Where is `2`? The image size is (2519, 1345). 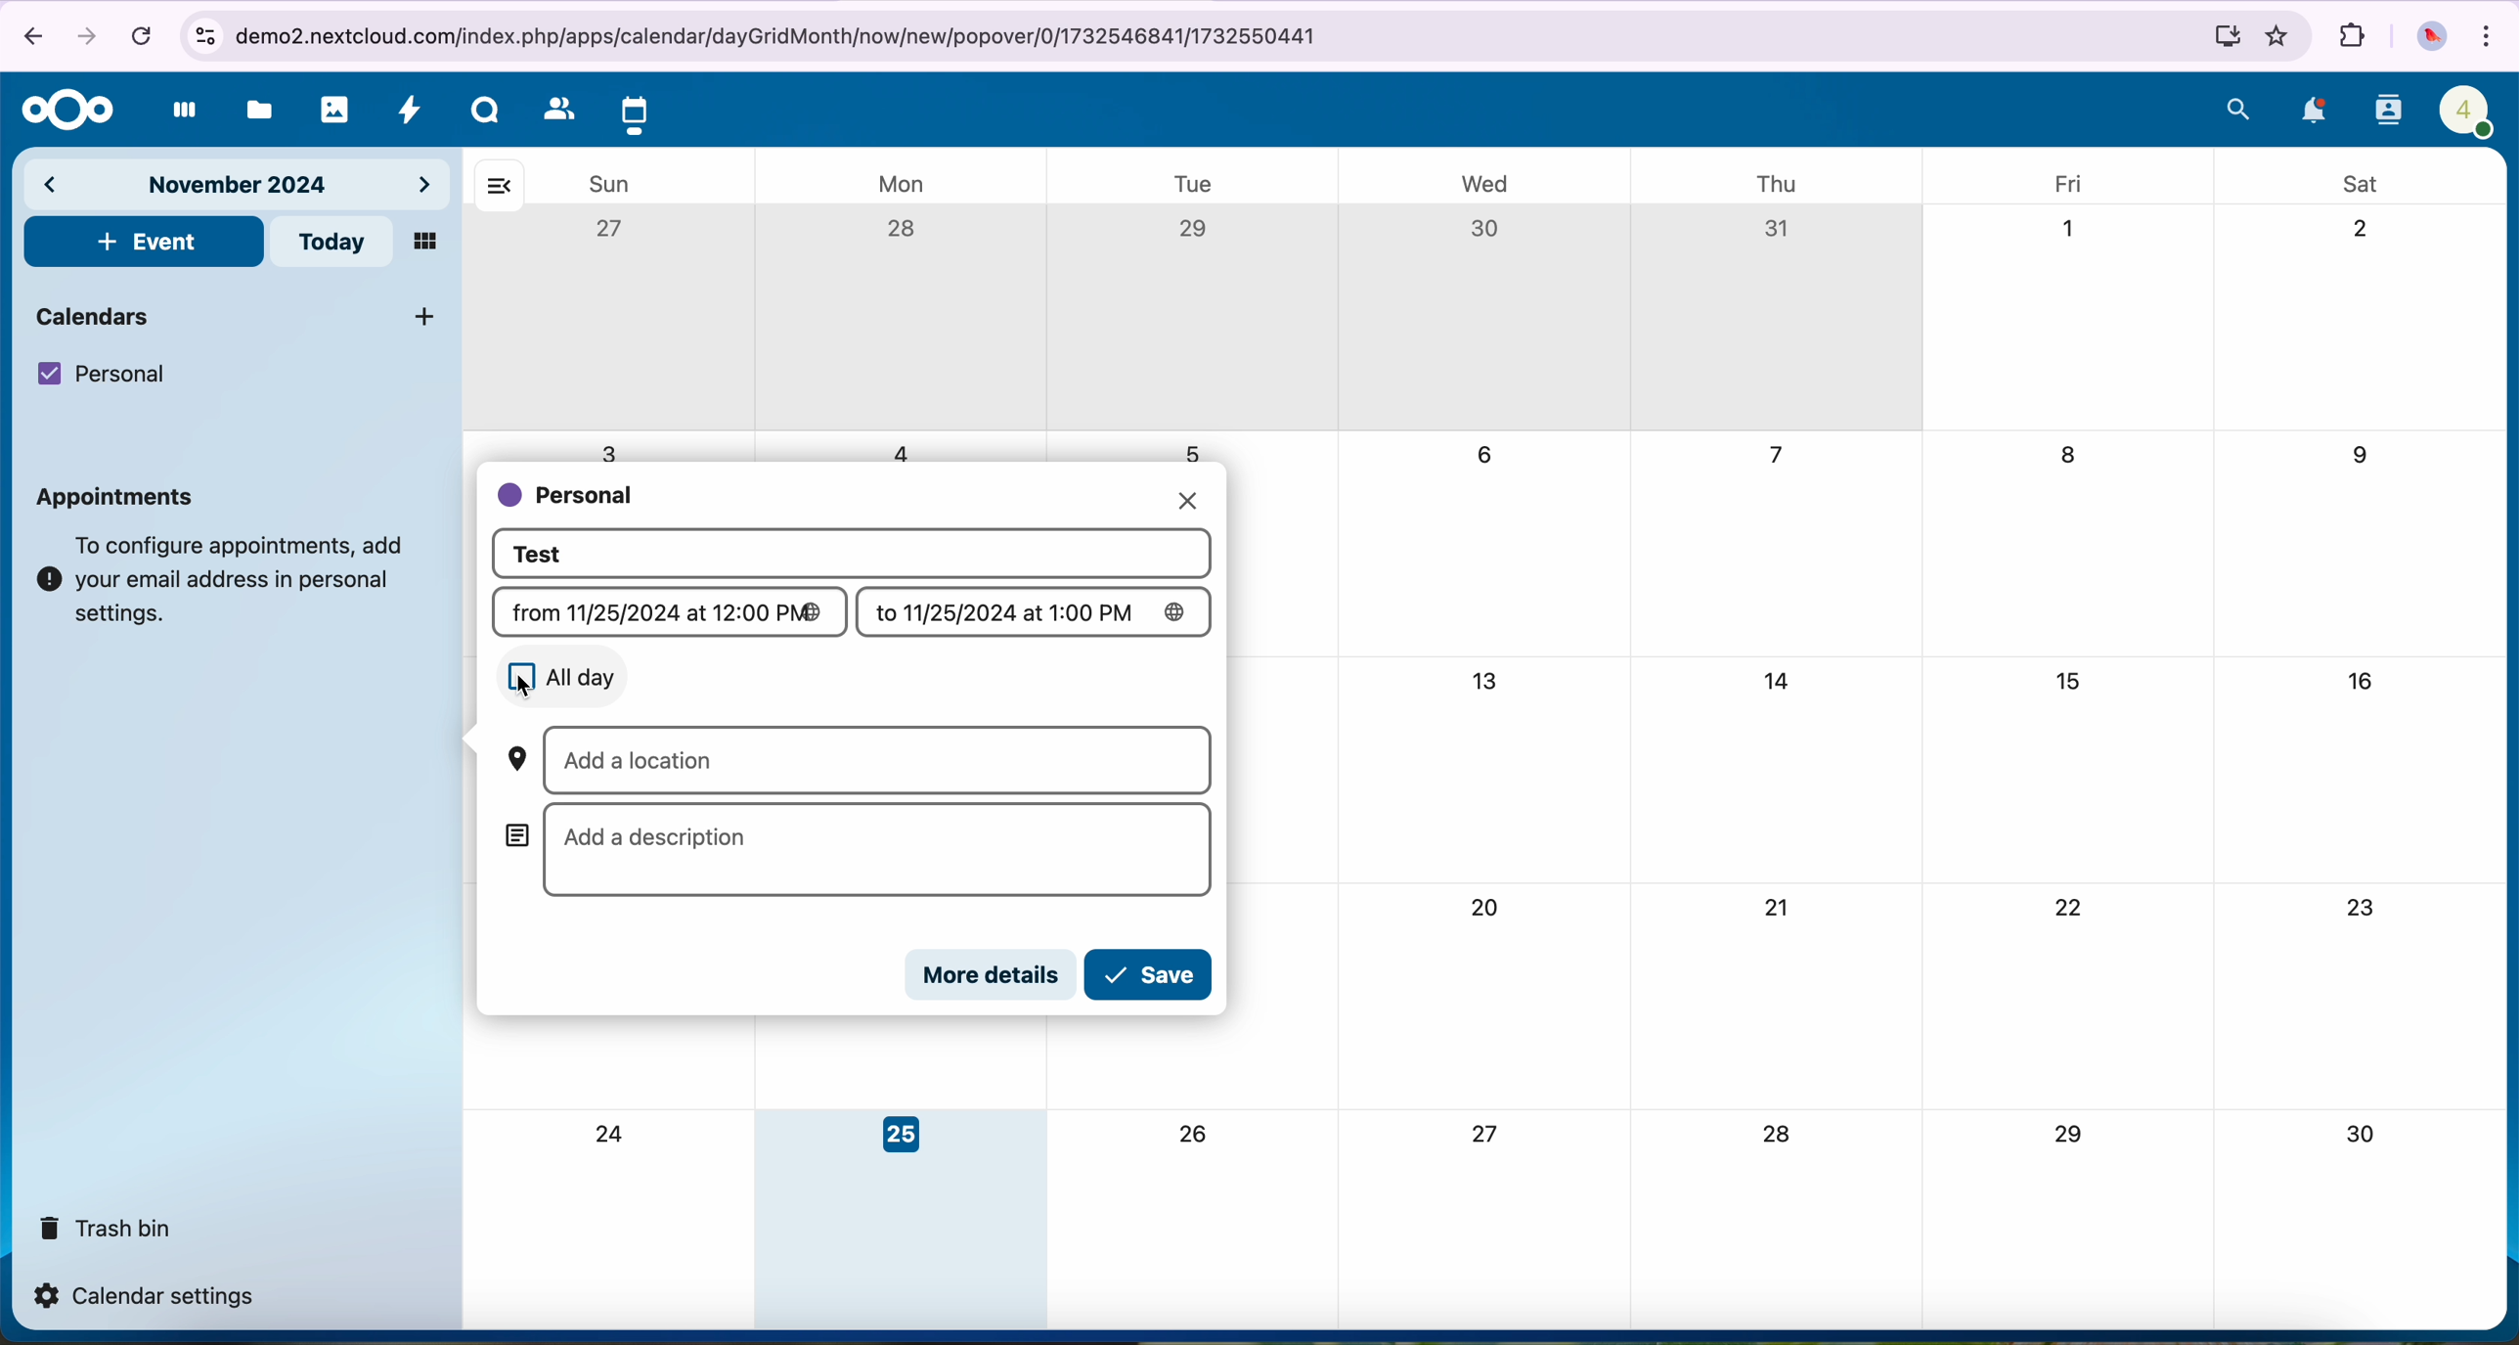 2 is located at coordinates (2362, 230).